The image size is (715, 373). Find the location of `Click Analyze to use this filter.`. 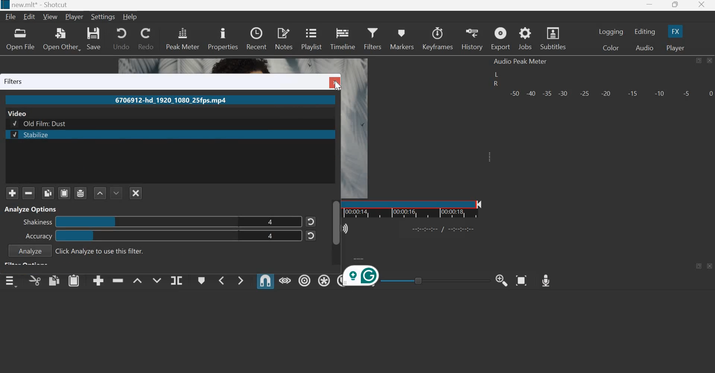

Click Analyze to use this filter. is located at coordinates (101, 251).